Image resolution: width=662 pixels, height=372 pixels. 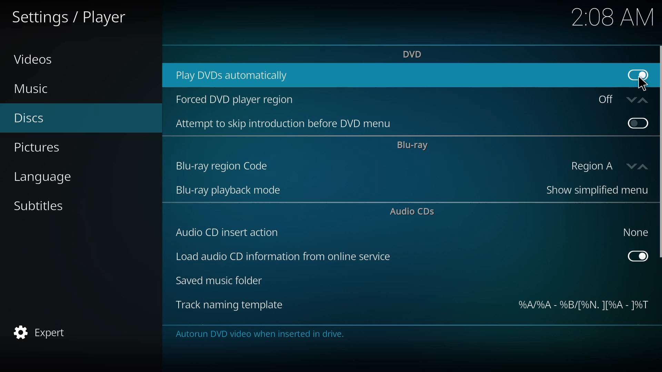 I want to click on bluray playback mode, so click(x=229, y=191).